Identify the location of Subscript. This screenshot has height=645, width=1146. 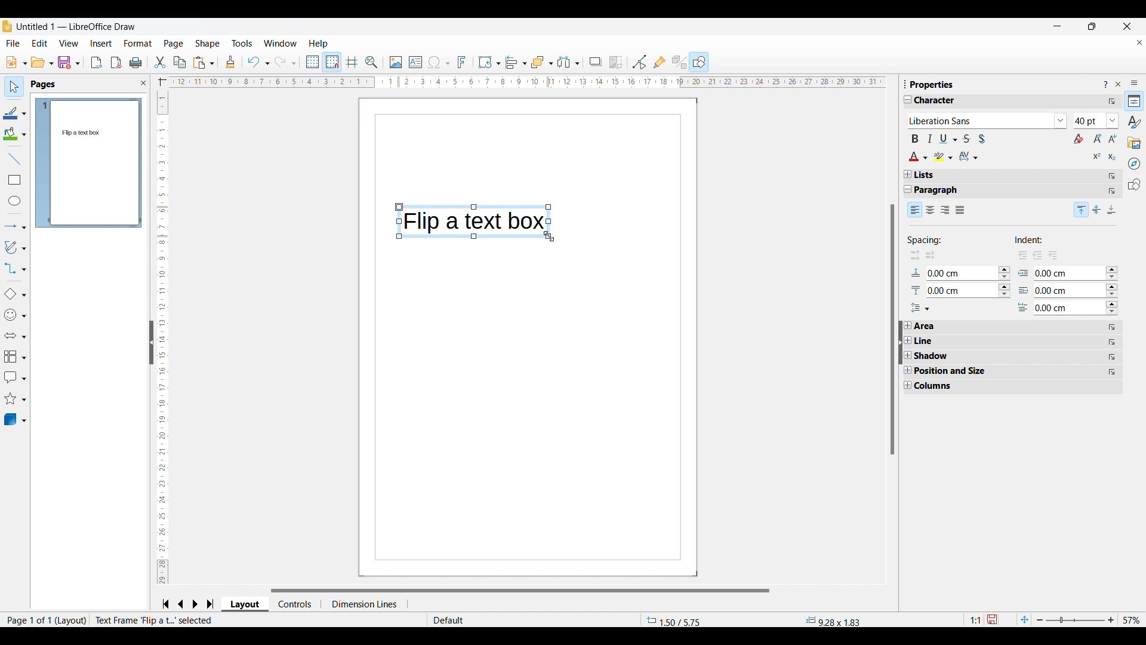
(1113, 157).